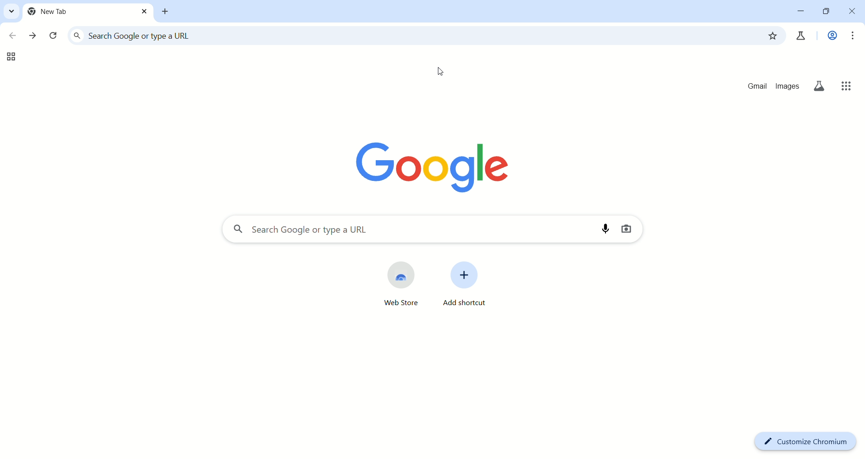 The width and height of the screenshot is (865, 459). What do you see at coordinates (11, 54) in the screenshot?
I see `tab groups` at bounding box center [11, 54].